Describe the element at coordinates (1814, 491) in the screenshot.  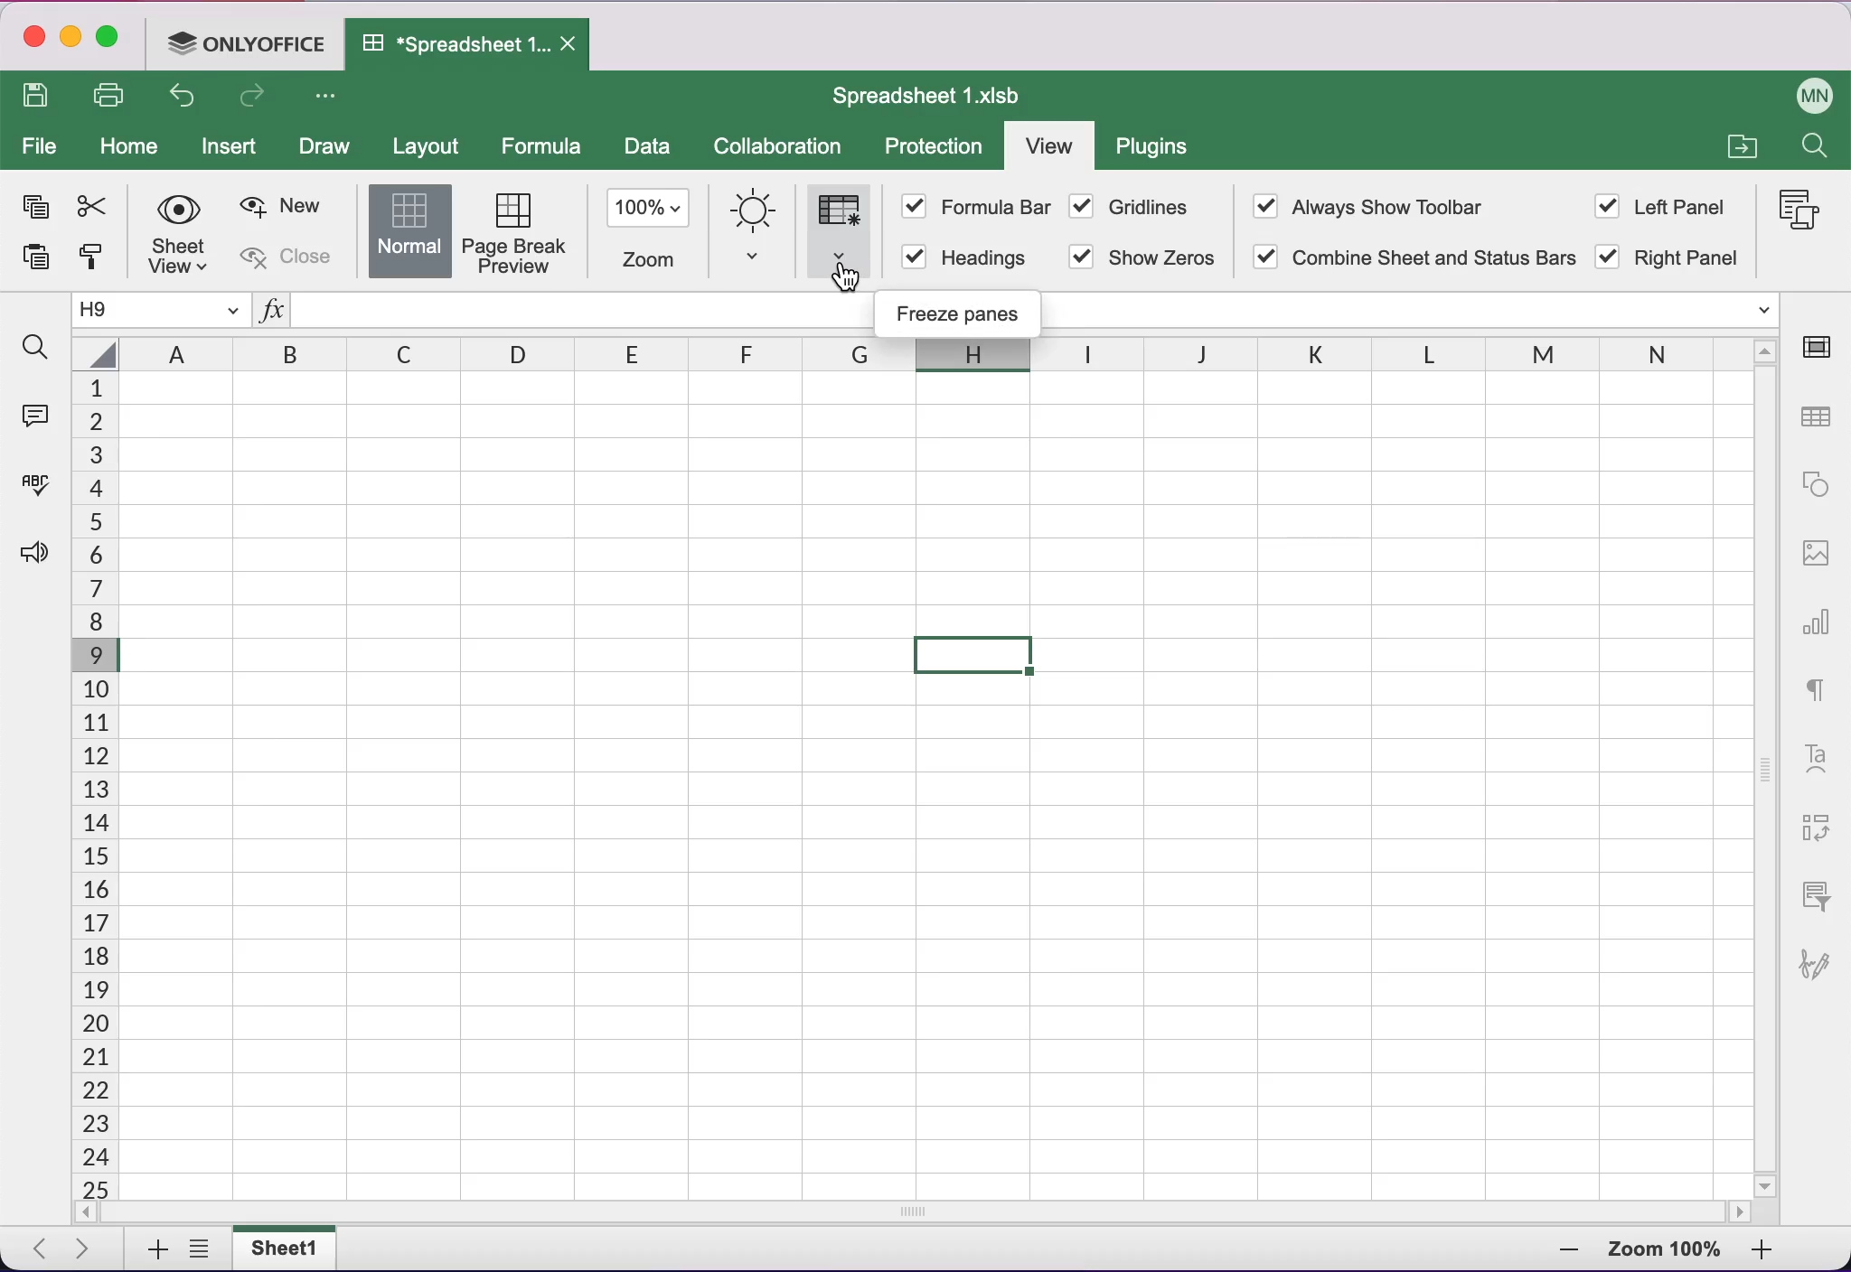
I see `shape` at that location.